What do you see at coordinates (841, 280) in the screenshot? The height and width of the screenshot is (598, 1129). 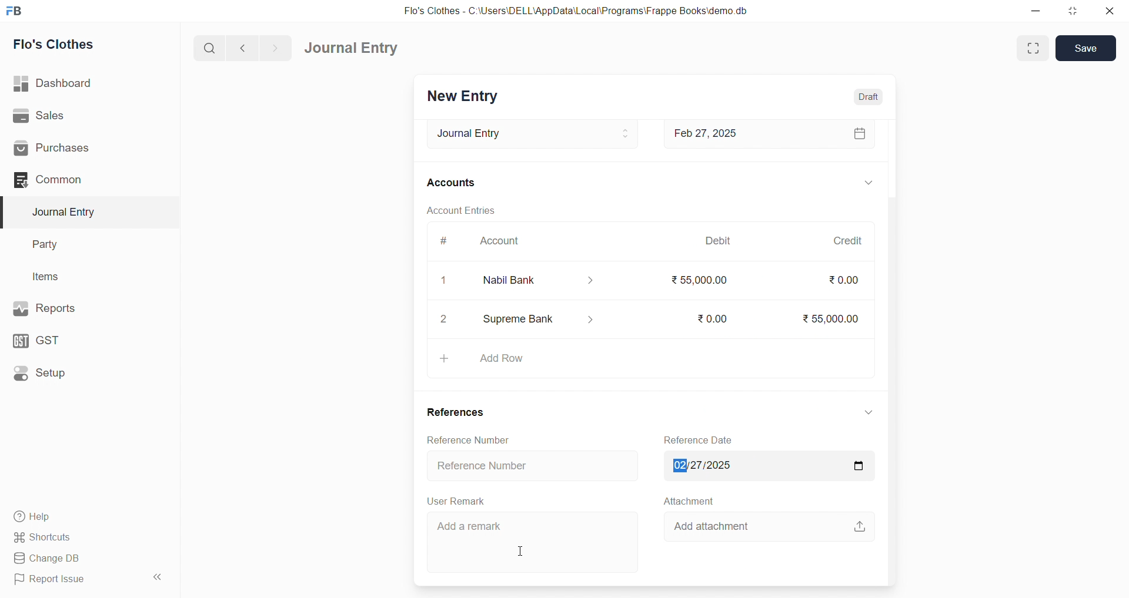 I see `₹0.00` at bounding box center [841, 280].